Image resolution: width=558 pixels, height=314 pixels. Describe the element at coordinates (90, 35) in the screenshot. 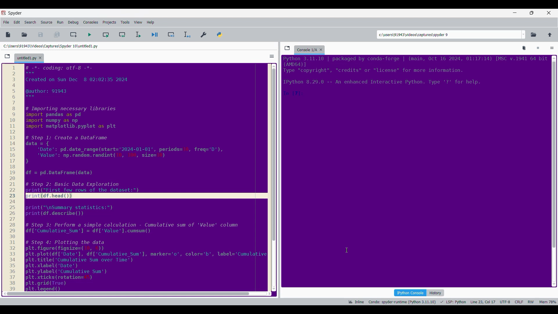

I see `Run file` at that location.